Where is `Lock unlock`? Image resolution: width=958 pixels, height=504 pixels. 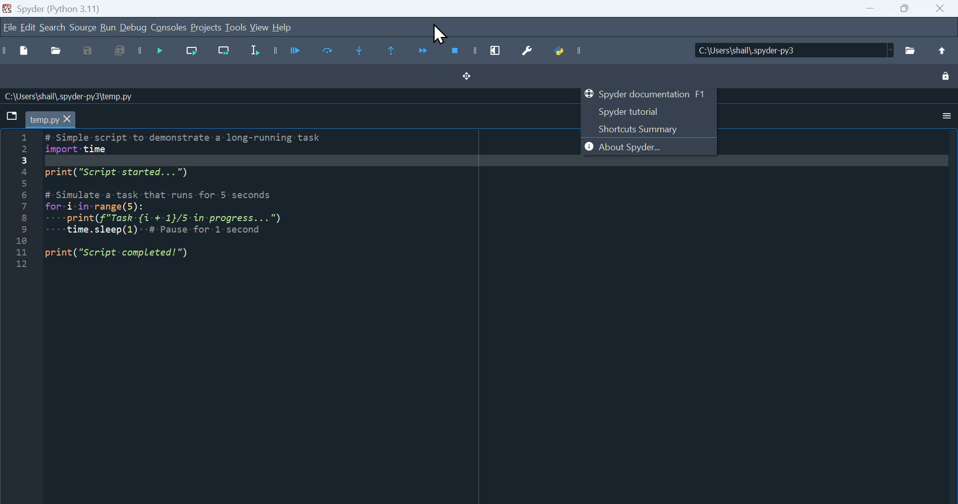
Lock unlock is located at coordinates (946, 77).